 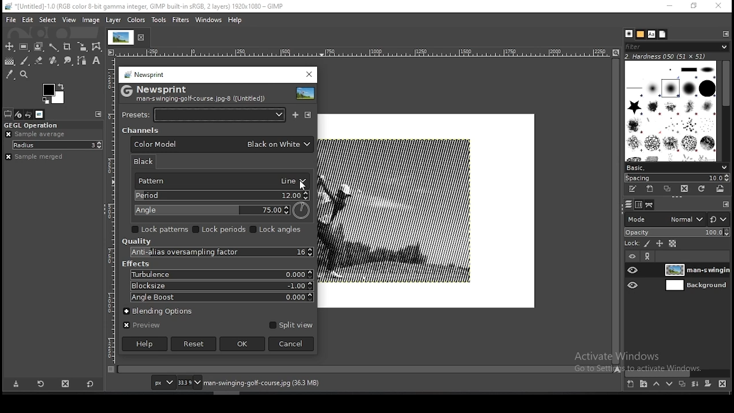 I want to click on delete brush, so click(x=684, y=189).